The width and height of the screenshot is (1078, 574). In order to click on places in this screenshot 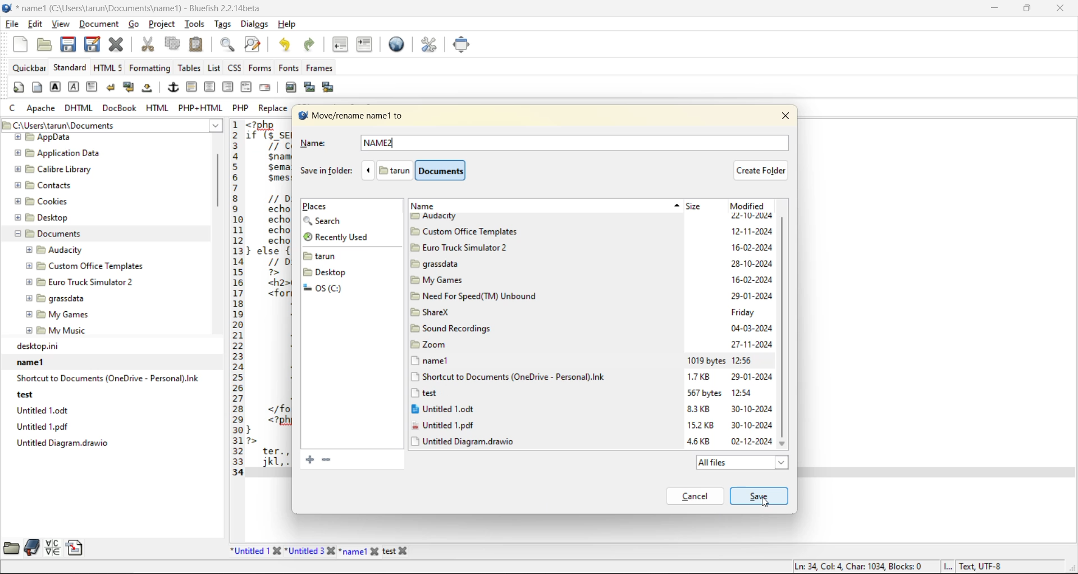, I will do `click(322, 207)`.